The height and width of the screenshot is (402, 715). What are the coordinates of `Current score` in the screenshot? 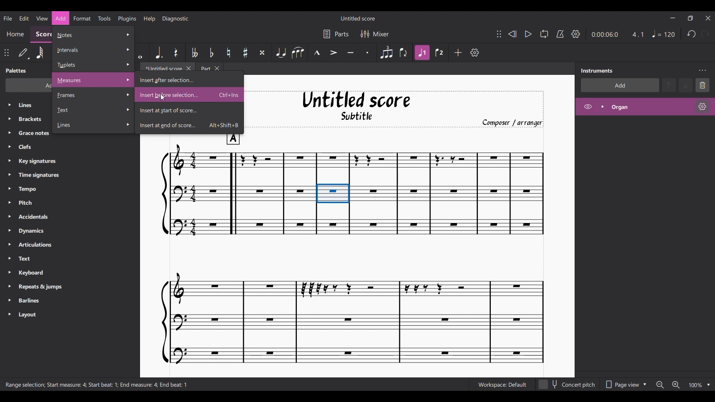 It's located at (352, 250).